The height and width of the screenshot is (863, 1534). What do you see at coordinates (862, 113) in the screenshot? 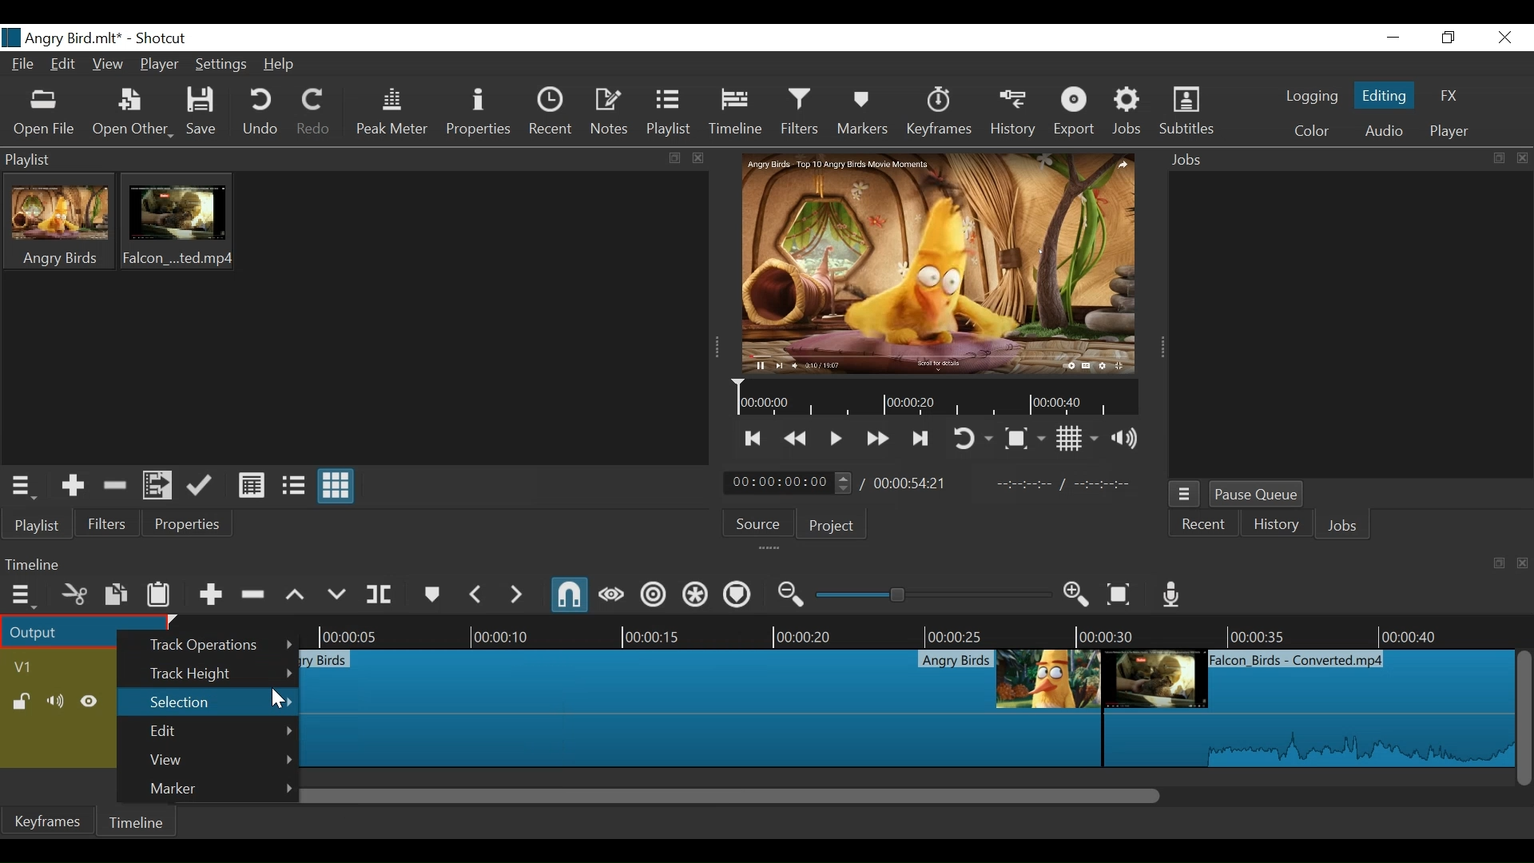
I see `Markers` at bounding box center [862, 113].